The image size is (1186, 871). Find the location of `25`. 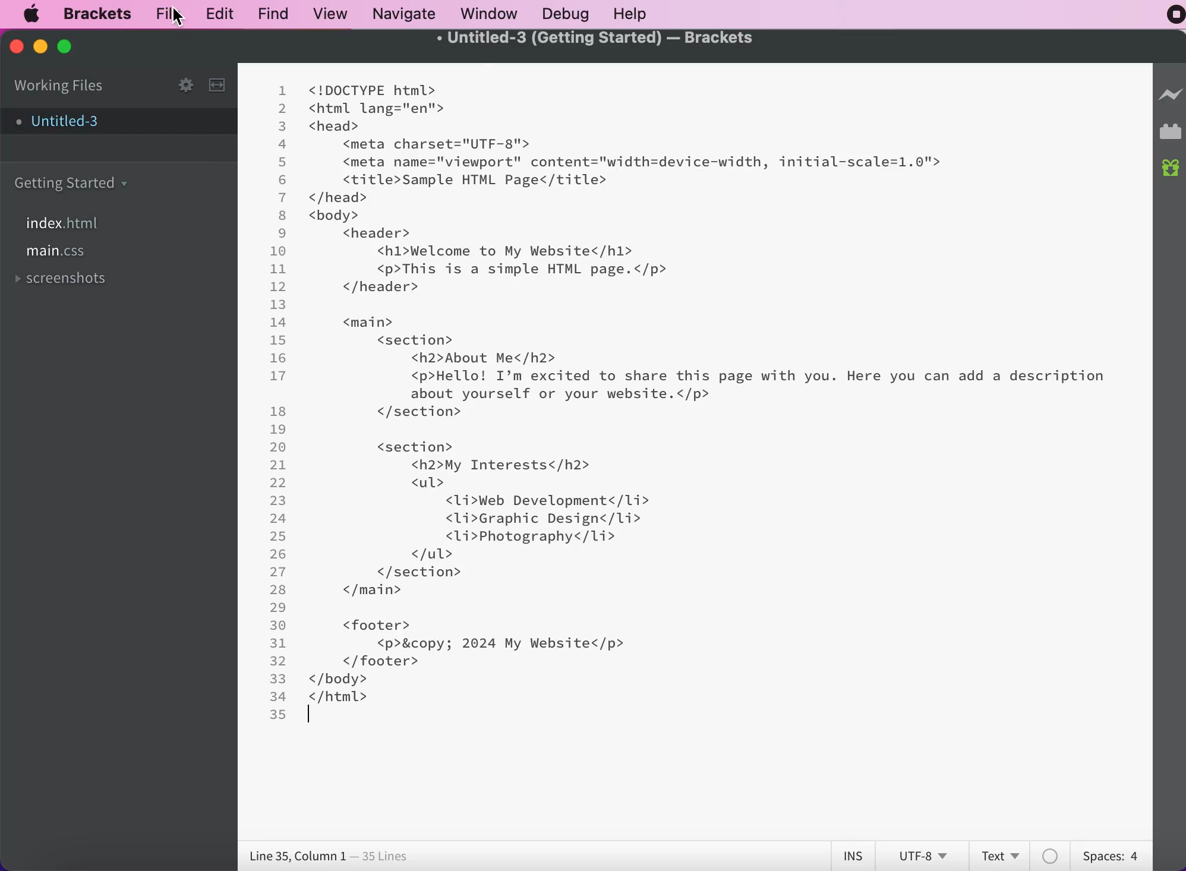

25 is located at coordinates (279, 537).